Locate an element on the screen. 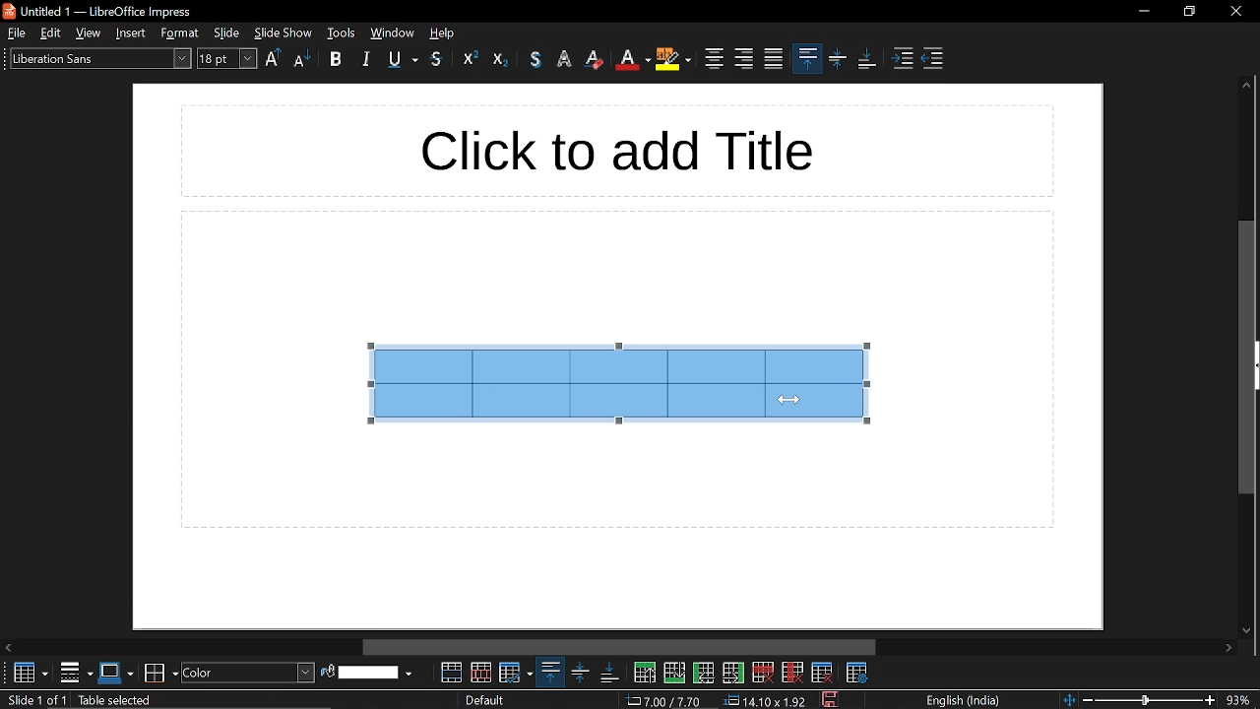 The width and height of the screenshot is (1260, 709). highlight is located at coordinates (565, 57).